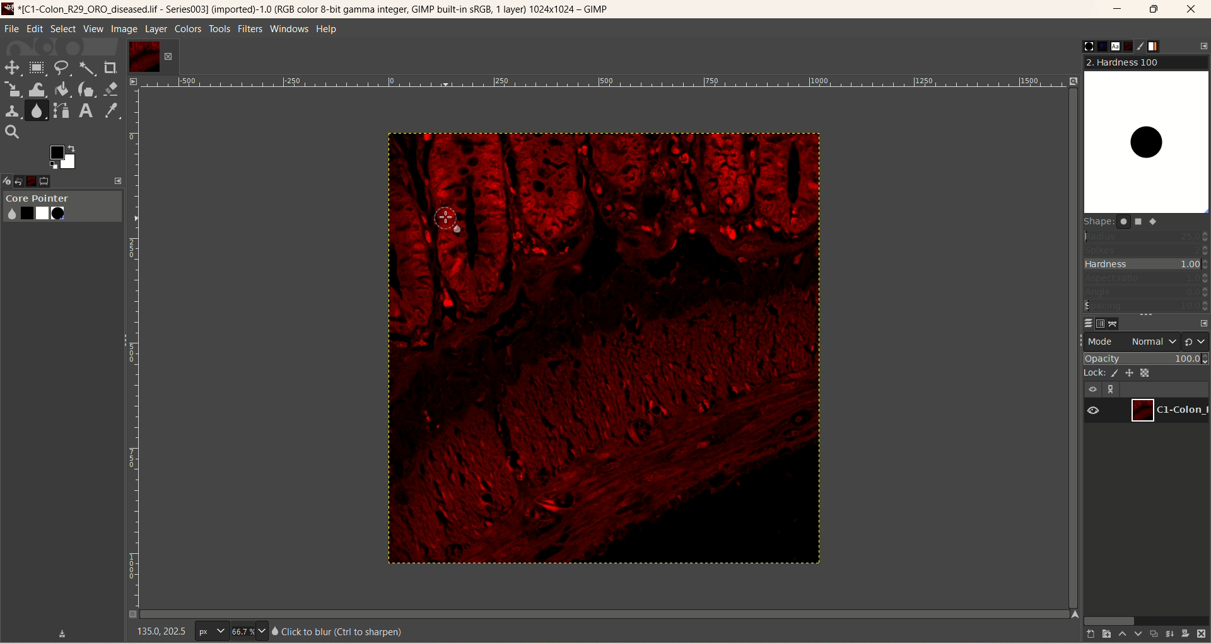 The image size is (1211, 644). Describe the element at coordinates (1203, 323) in the screenshot. I see `configure this tab` at that location.